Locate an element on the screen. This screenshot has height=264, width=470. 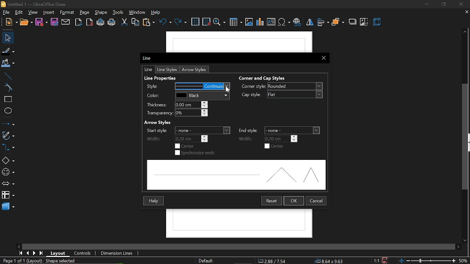
flip is located at coordinates (309, 22).